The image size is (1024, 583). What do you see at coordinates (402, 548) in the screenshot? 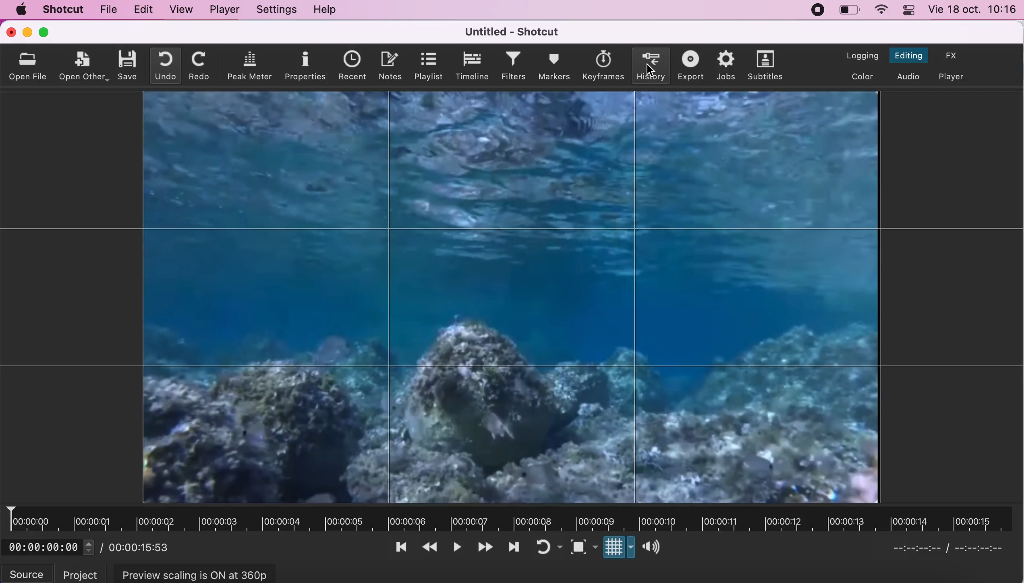
I see `skip to the previous point` at bounding box center [402, 548].